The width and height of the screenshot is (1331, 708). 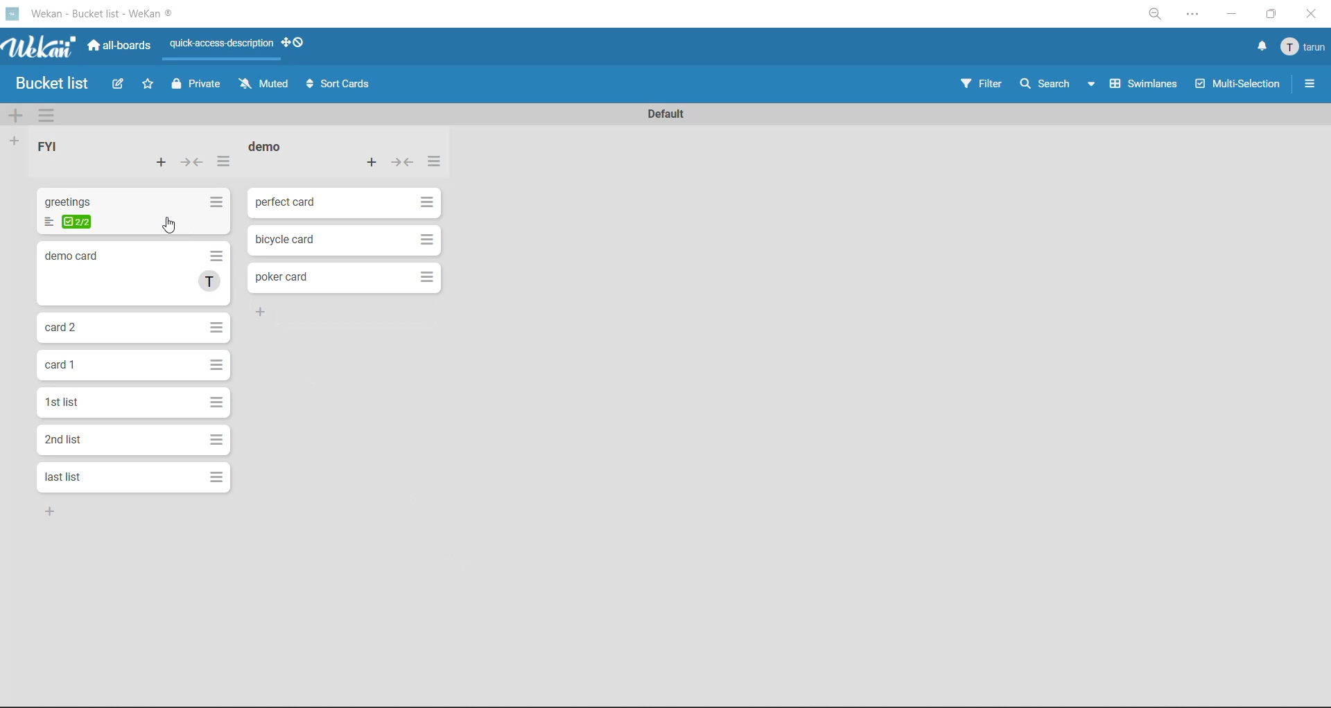 I want to click on settings, so click(x=1197, y=15).